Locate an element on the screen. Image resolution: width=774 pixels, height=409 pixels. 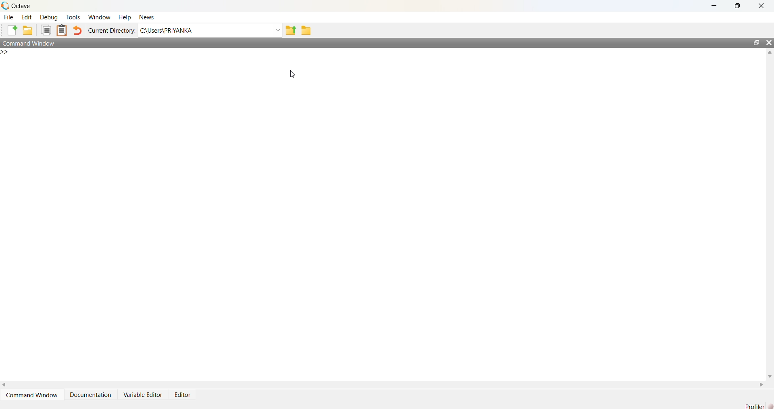
Paste is located at coordinates (63, 30).